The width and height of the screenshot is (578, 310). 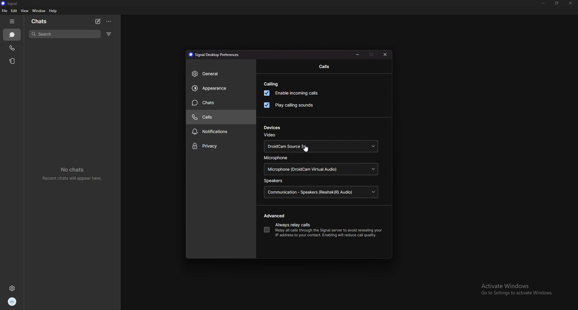 I want to click on general, so click(x=221, y=74).